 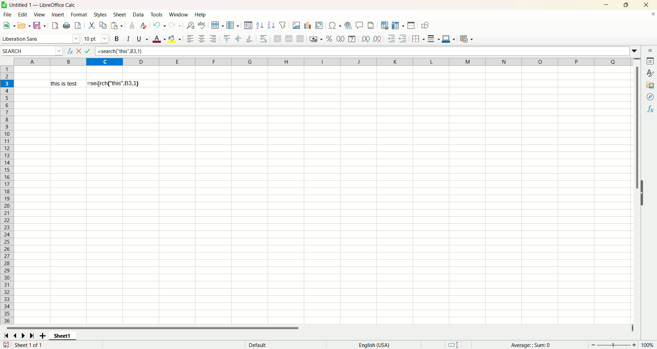 I want to click on sheet name, so click(x=63, y=336).